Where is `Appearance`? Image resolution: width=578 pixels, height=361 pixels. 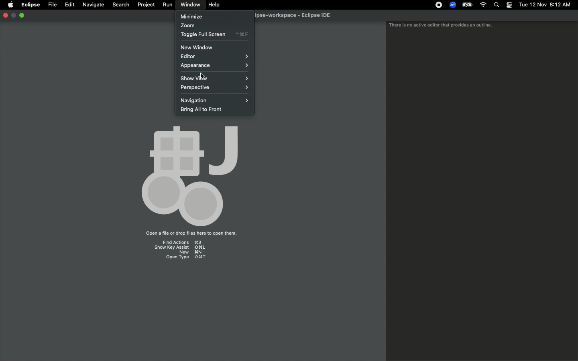 Appearance is located at coordinates (215, 67).